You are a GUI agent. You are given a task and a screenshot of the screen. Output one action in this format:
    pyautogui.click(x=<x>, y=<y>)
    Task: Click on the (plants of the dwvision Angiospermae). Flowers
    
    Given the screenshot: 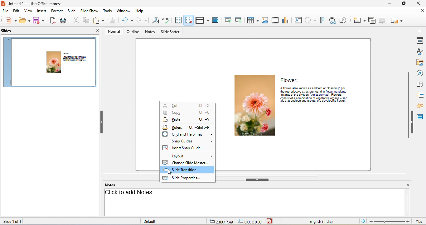 What is the action you would take?
    pyautogui.click(x=311, y=95)
    